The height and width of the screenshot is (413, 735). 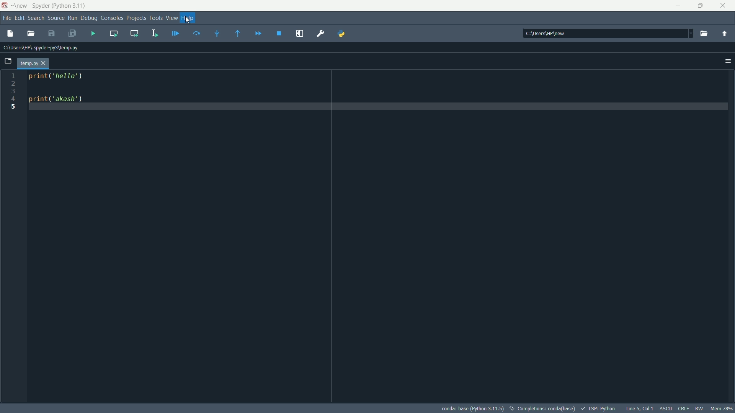 What do you see at coordinates (320, 33) in the screenshot?
I see `preferences` at bounding box center [320, 33].